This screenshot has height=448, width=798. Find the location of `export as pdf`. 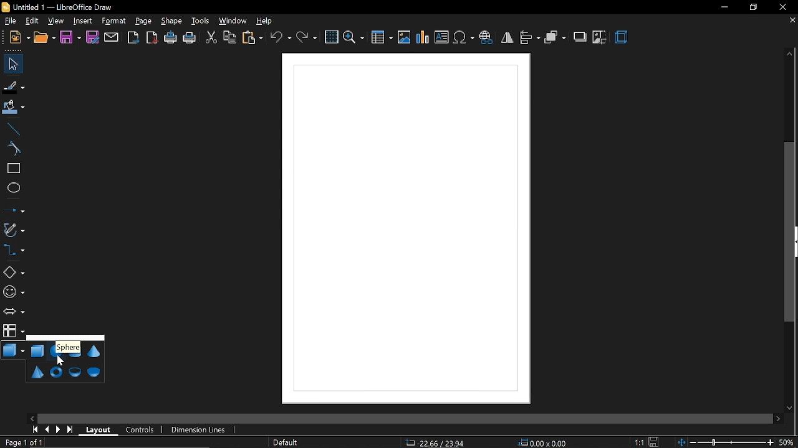

export as pdf is located at coordinates (151, 38).